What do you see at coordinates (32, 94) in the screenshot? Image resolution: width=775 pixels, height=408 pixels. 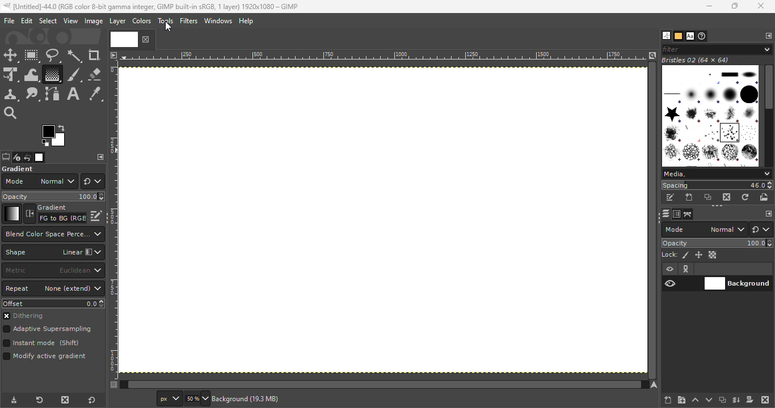 I see `Smudge tool` at bounding box center [32, 94].